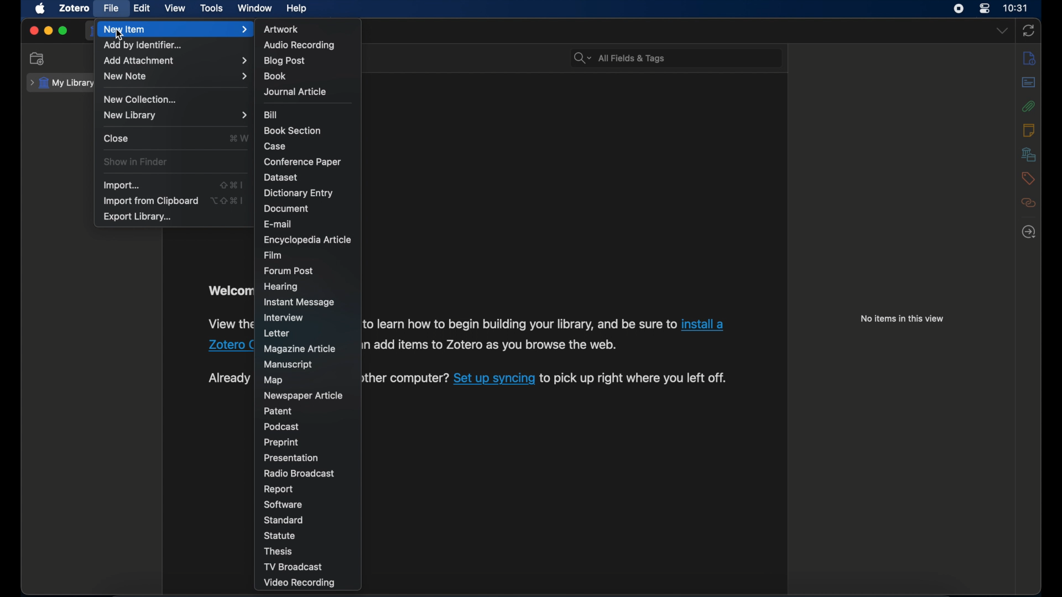 This screenshot has width=1062, height=597. What do you see at coordinates (228, 378) in the screenshot?
I see `obscure text` at bounding box center [228, 378].